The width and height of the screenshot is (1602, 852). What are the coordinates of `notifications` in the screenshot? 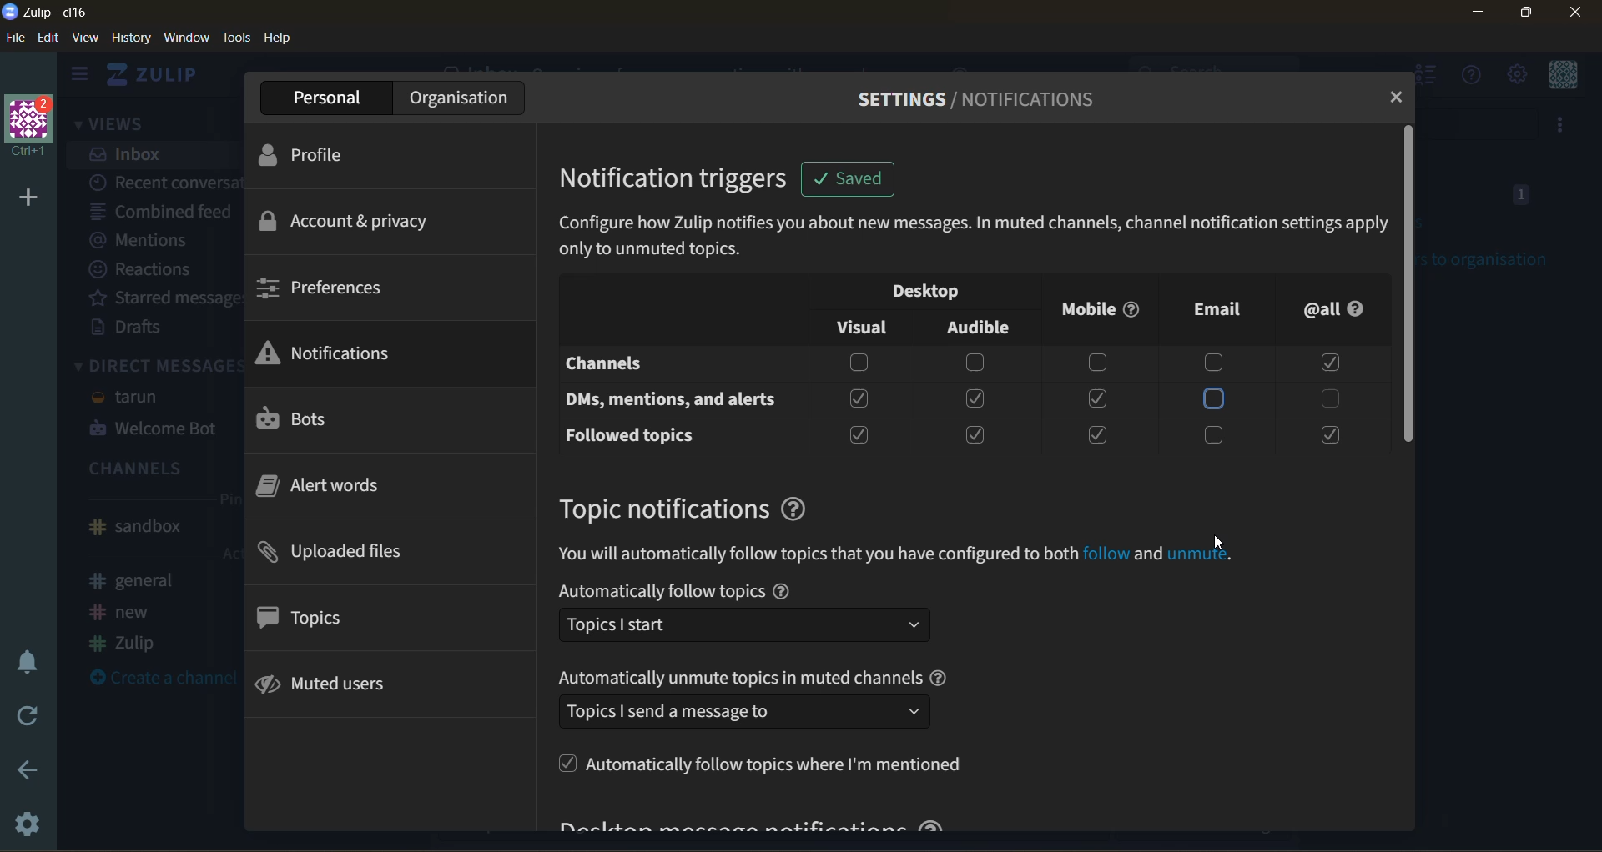 It's located at (330, 355).